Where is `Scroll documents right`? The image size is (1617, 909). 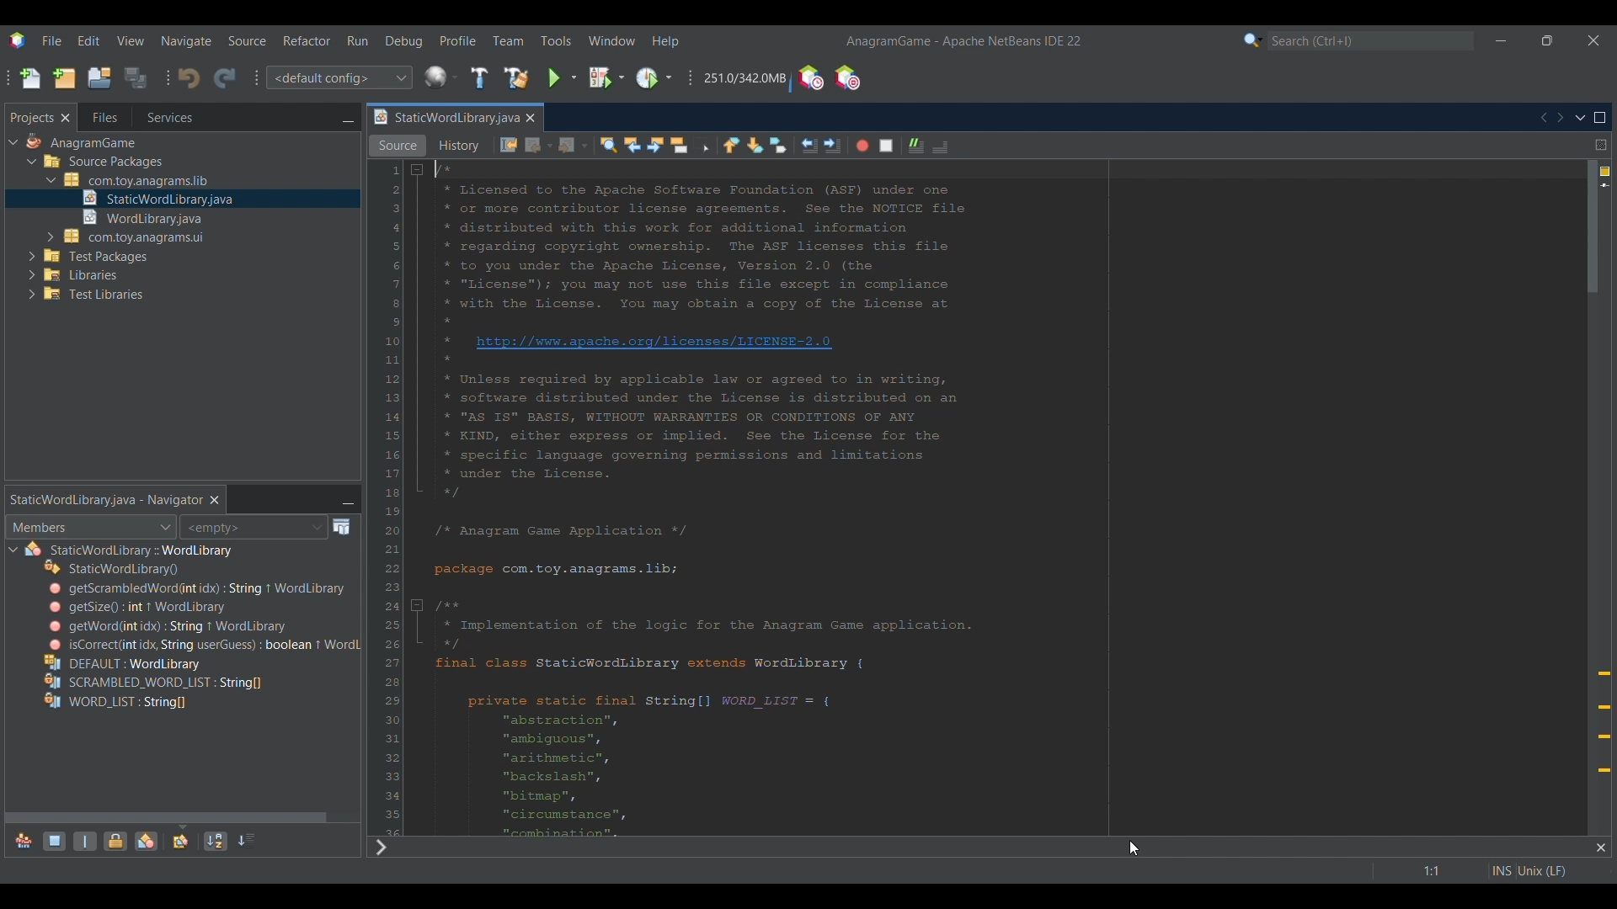
Scroll documents right is located at coordinates (1559, 118).